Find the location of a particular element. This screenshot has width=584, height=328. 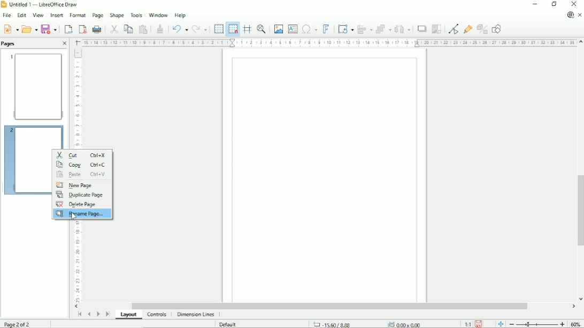

Page is located at coordinates (97, 15).